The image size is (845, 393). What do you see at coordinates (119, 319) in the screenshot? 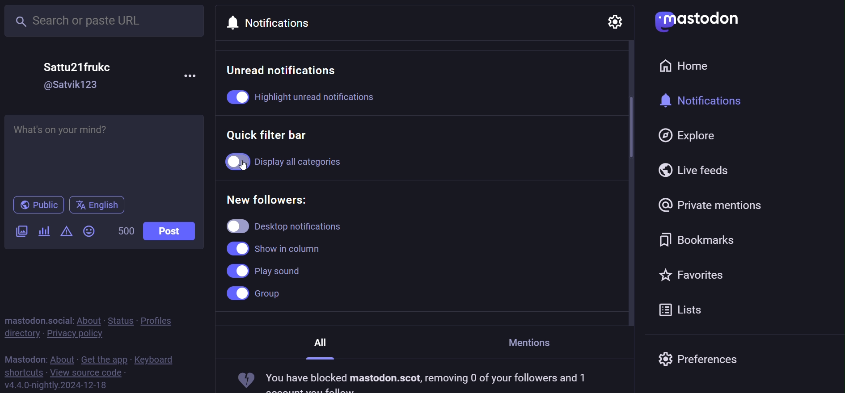
I see `status` at bounding box center [119, 319].